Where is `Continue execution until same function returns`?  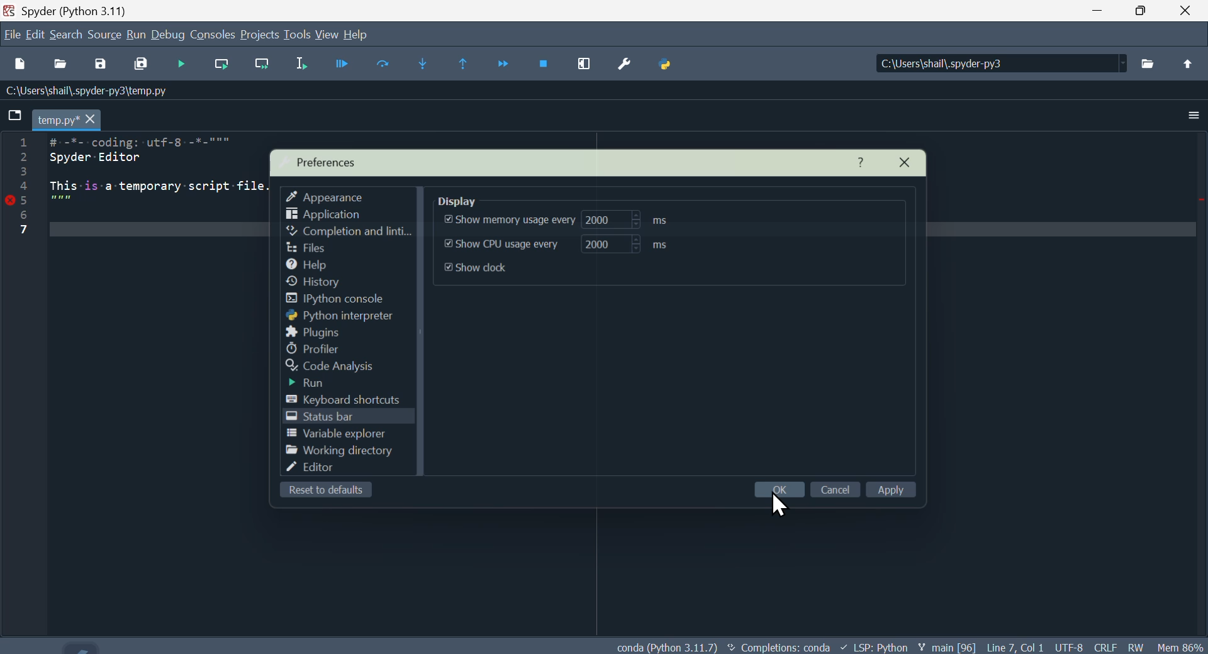 Continue execution until same function returns is located at coordinates (465, 65).